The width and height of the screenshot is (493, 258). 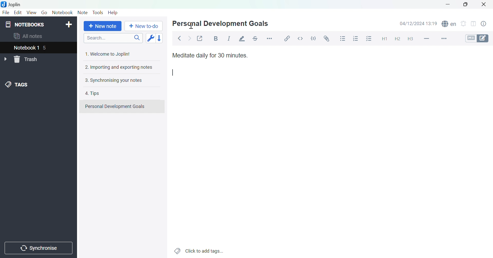 I want to click on Close, so click(x=484, y=4).